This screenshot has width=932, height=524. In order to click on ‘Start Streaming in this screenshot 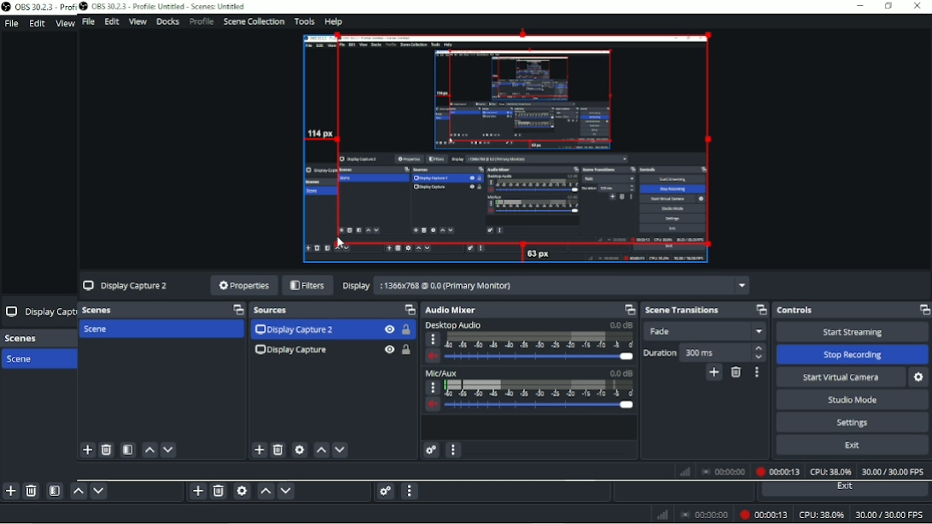, I will do `click(853, 330)`.